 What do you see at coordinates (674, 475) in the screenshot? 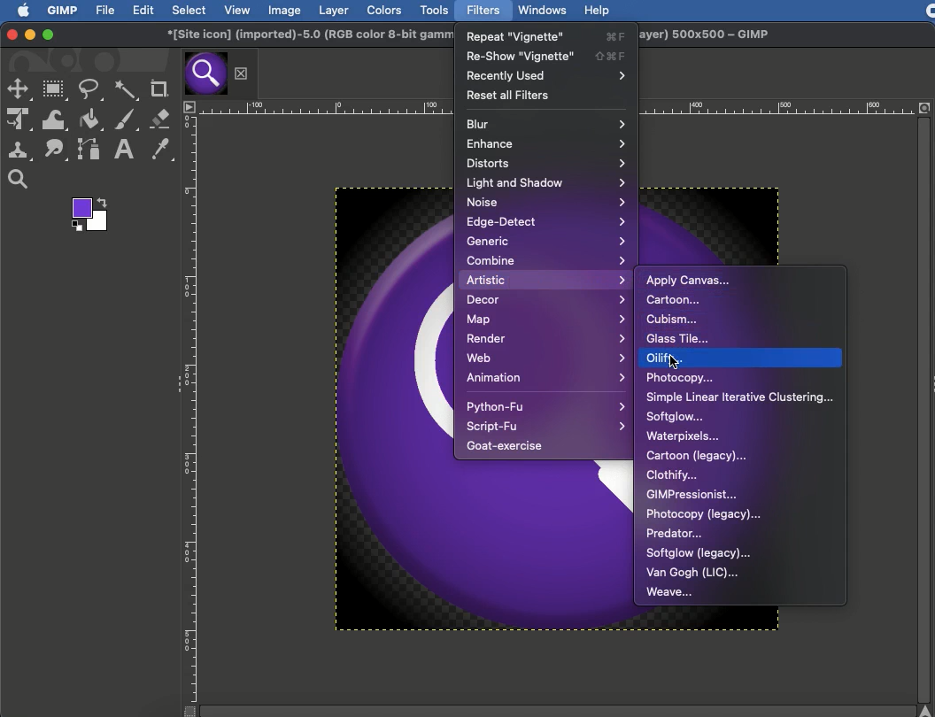
I see `Clothify` at bounding box center [674, 475].